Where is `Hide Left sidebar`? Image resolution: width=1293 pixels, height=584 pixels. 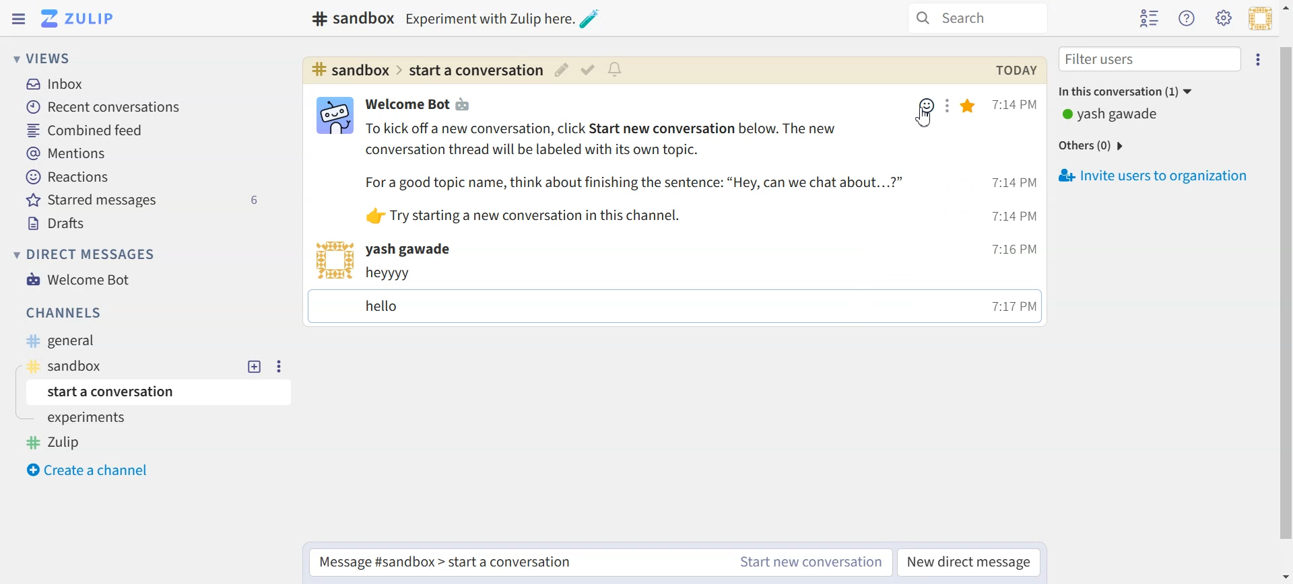
Hide Left sidebar is located at coordinates (19, 19).